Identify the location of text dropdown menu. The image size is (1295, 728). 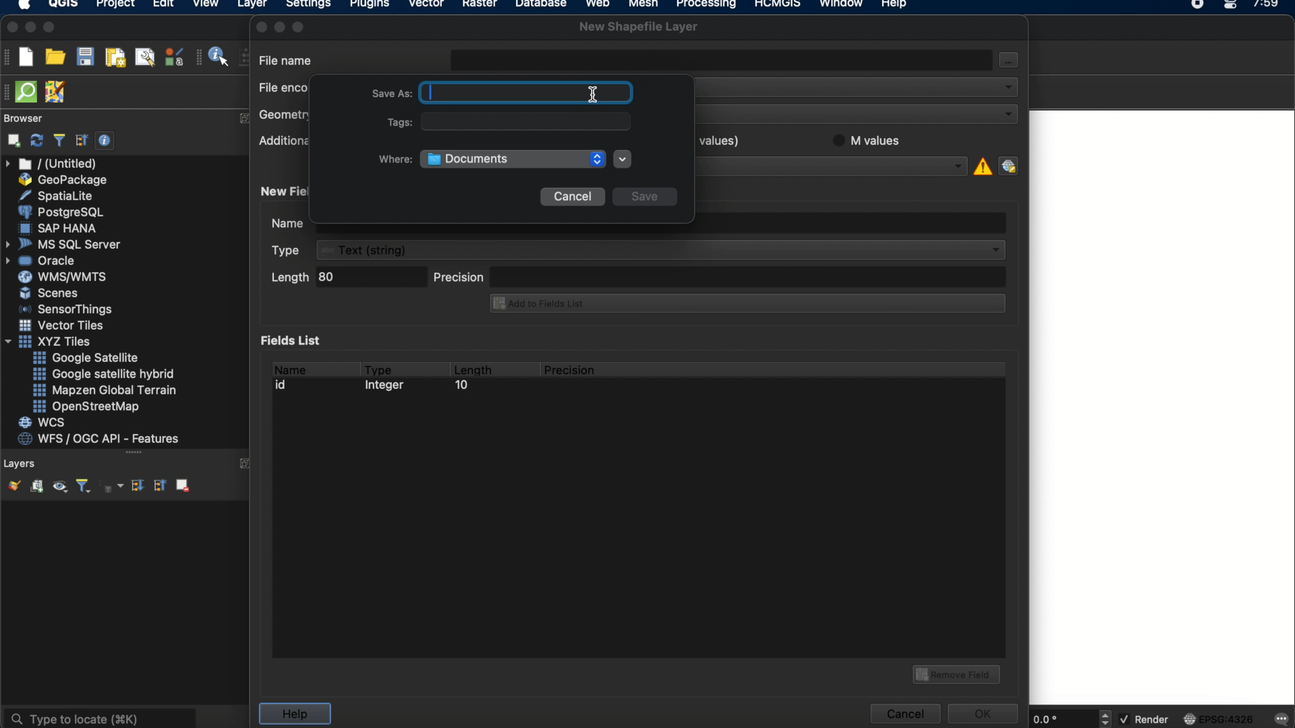
(641, 250).